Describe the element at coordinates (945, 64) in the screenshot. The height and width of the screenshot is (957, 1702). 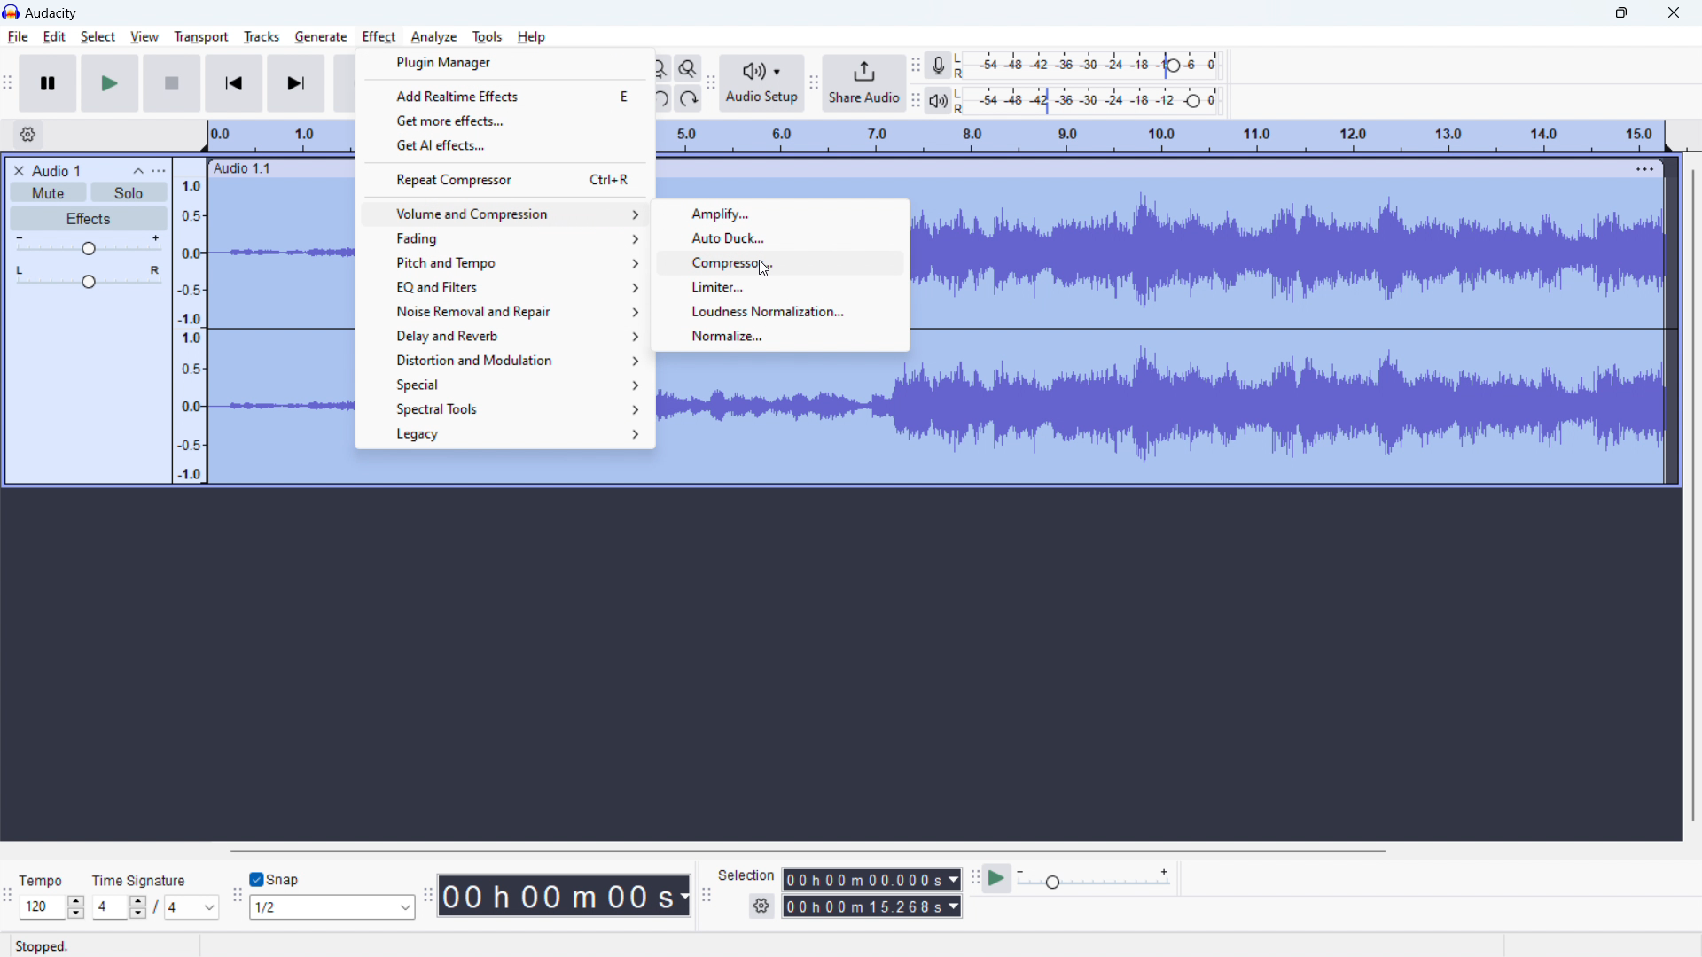
I see `recording meter` at that location.